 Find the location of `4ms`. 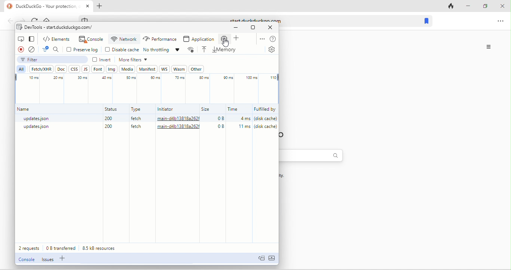

4ms is located at coordinates (243, 119).